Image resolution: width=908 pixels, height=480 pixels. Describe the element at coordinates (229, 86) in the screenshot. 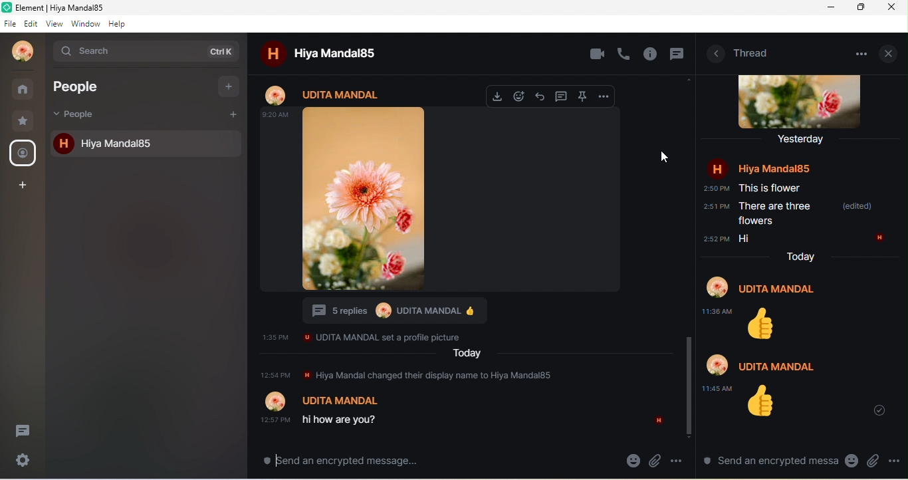

I see `add` at that location.